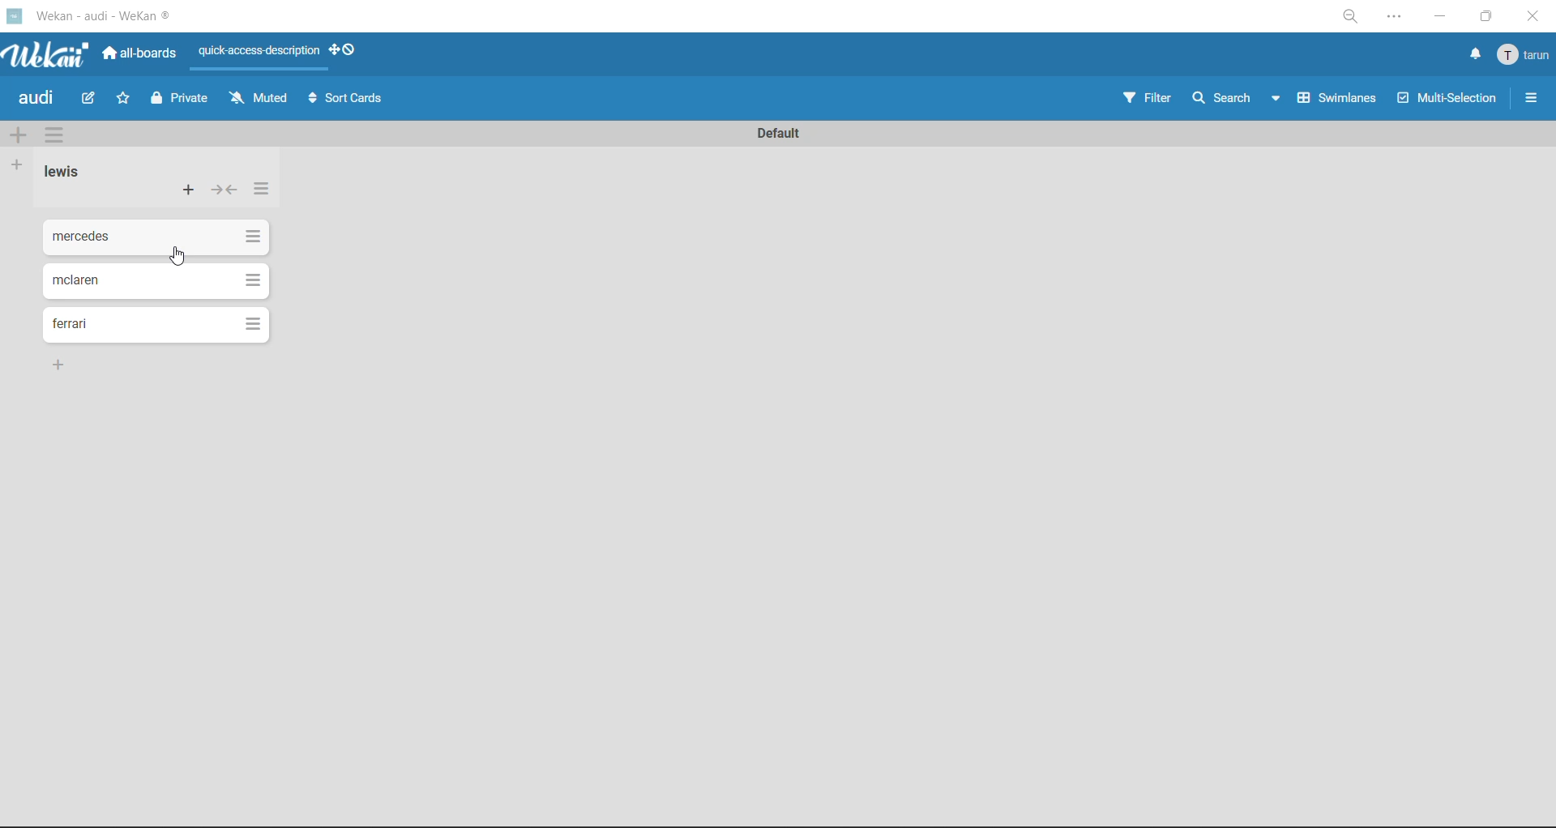  Describe the element at coordinates (155, 281) in the screenshot. I see `cards` at that location.